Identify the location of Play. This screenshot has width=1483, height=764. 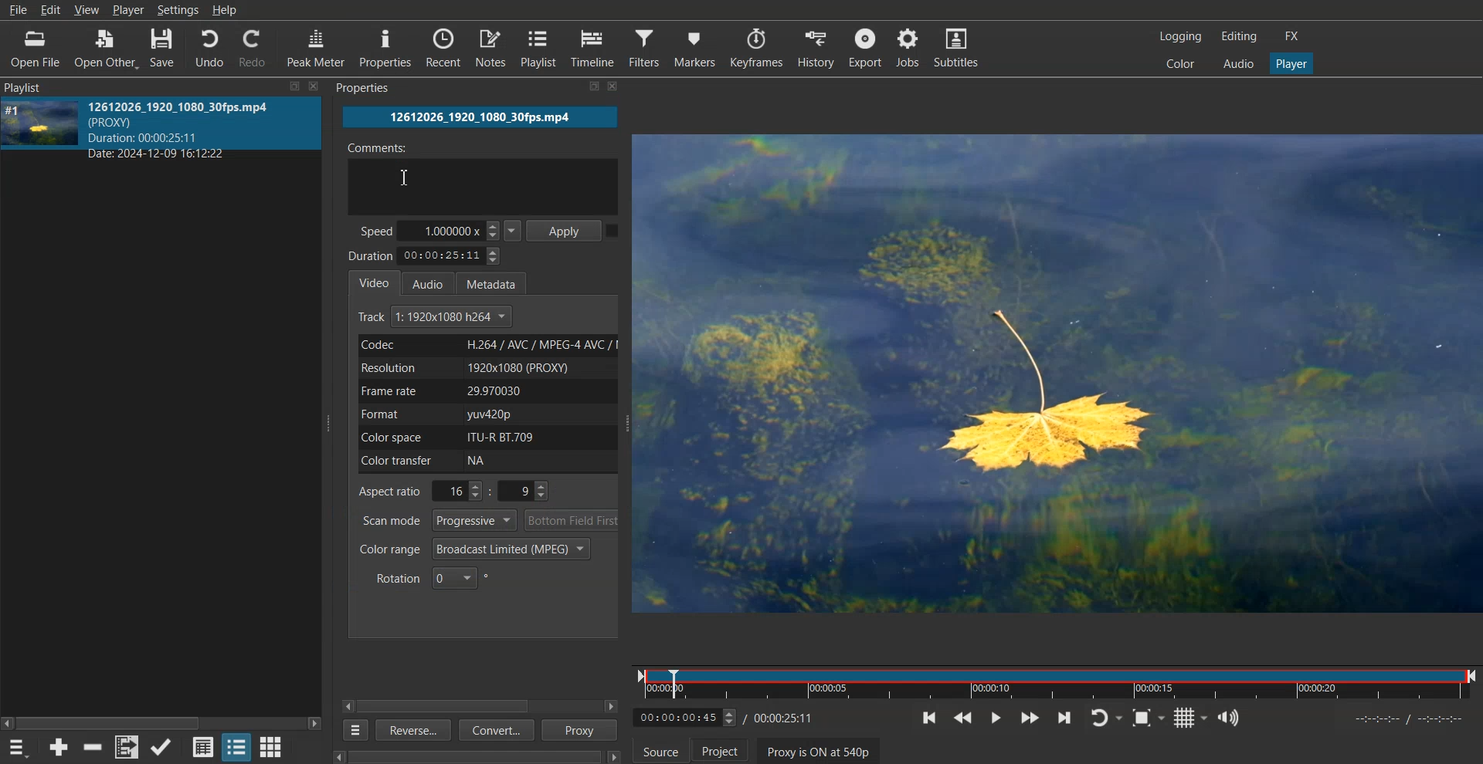
(995, 717).